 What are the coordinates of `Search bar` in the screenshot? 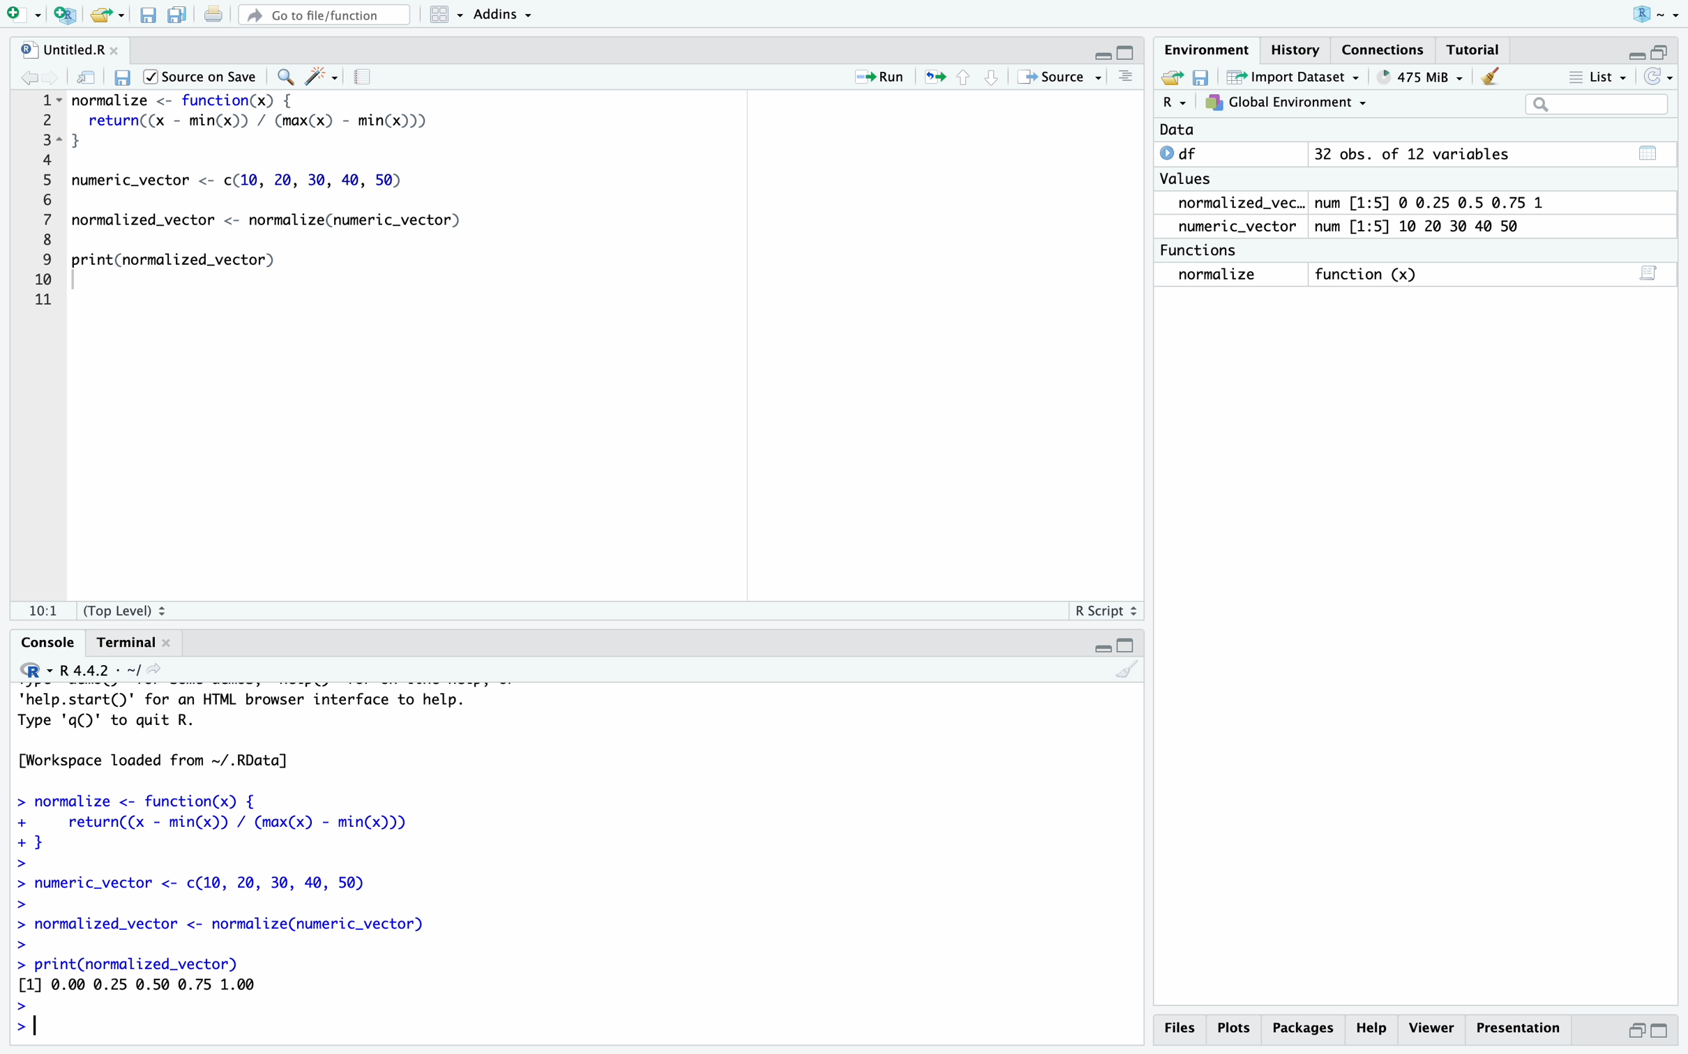 It's located at (1596, 105).